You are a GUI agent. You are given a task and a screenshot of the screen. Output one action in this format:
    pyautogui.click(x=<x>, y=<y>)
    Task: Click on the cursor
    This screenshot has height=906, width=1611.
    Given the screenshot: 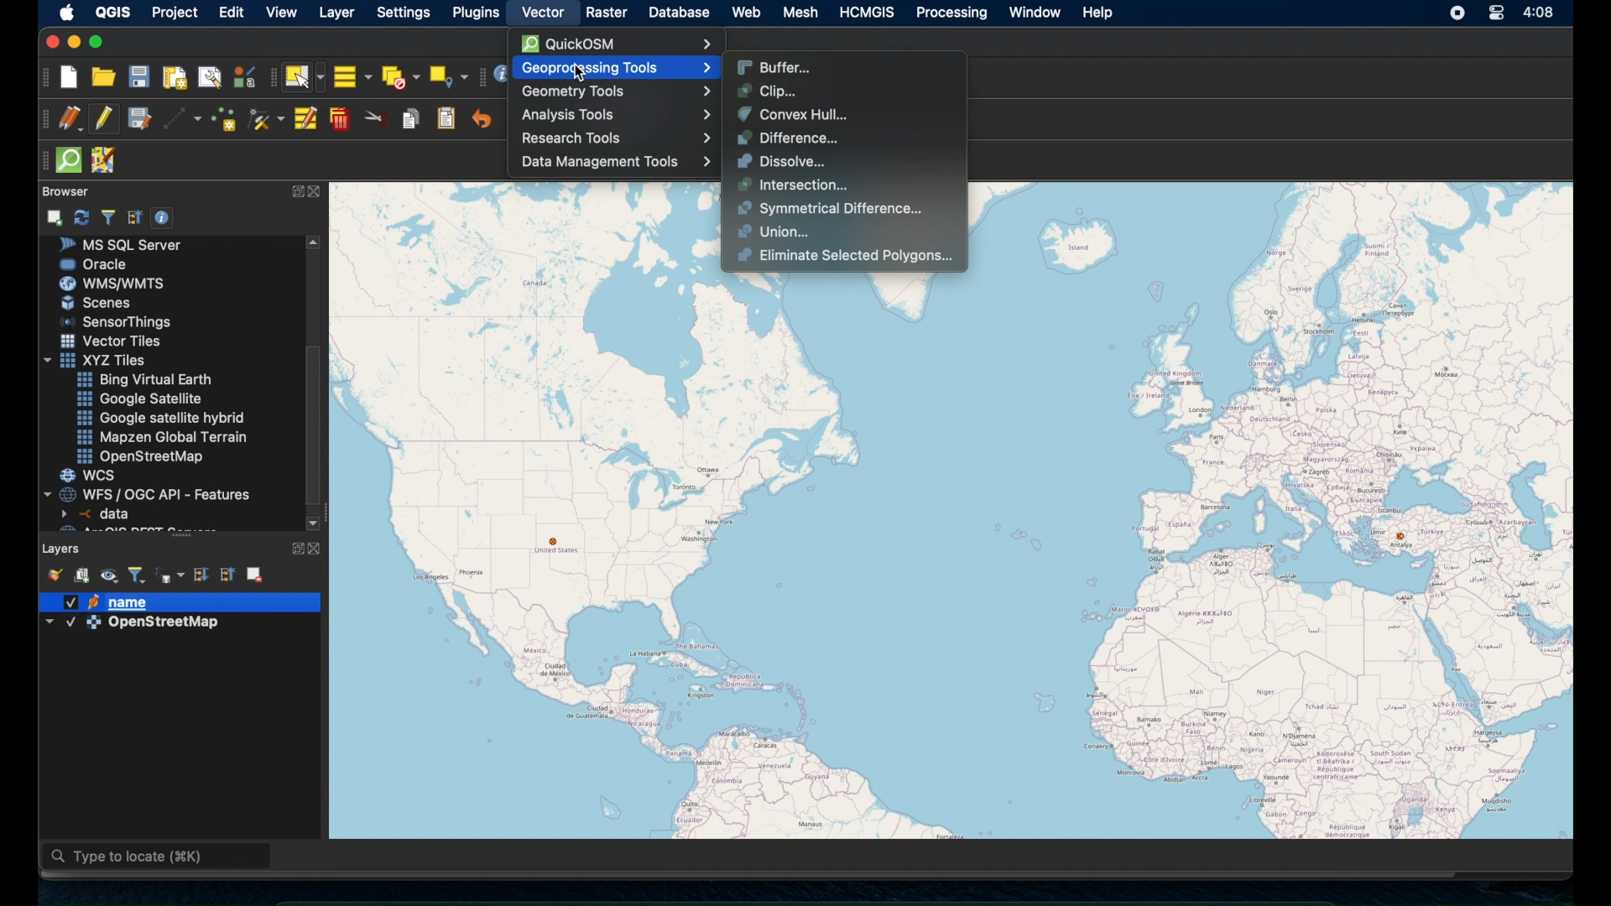 What is the action you would take?
    pyautogui.click(x=568, y=72)
    